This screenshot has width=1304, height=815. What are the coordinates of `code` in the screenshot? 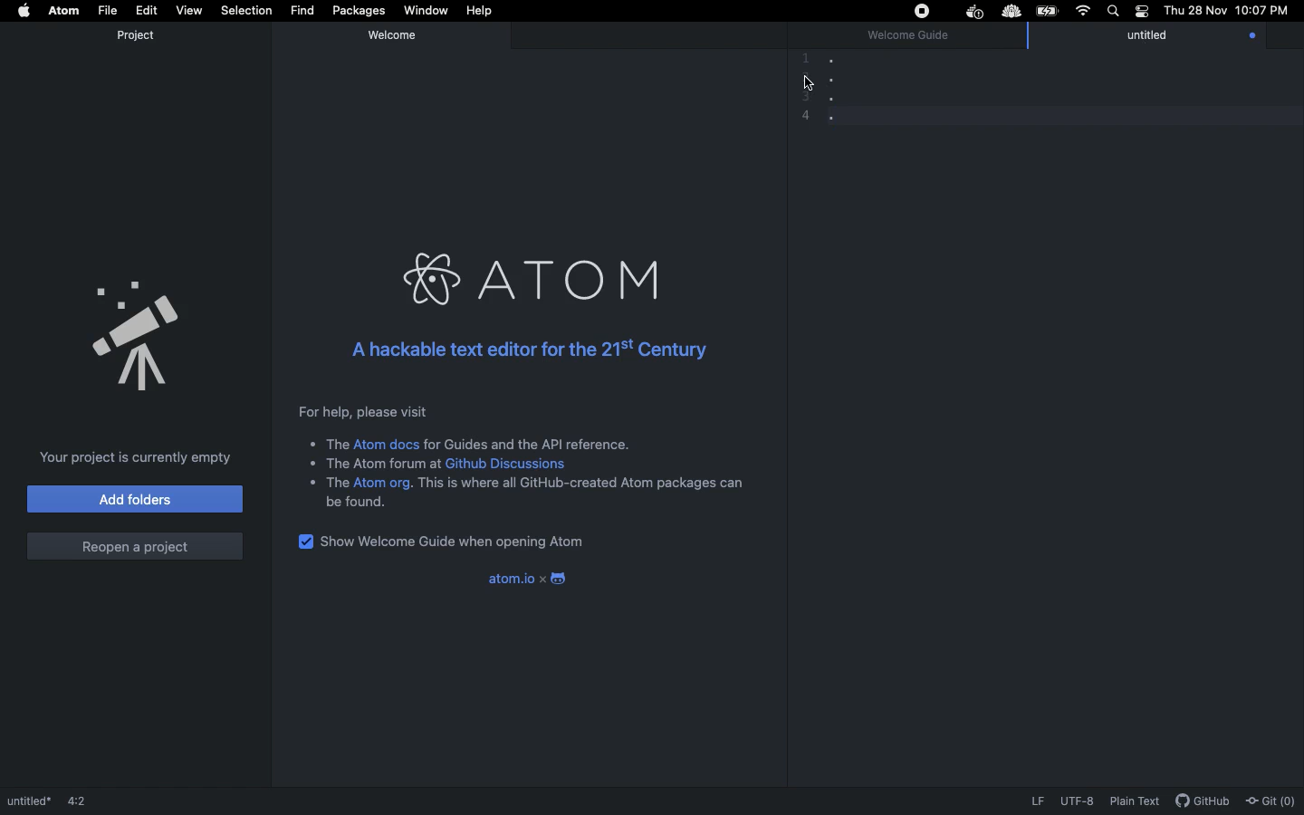 It's located at (855, 89).